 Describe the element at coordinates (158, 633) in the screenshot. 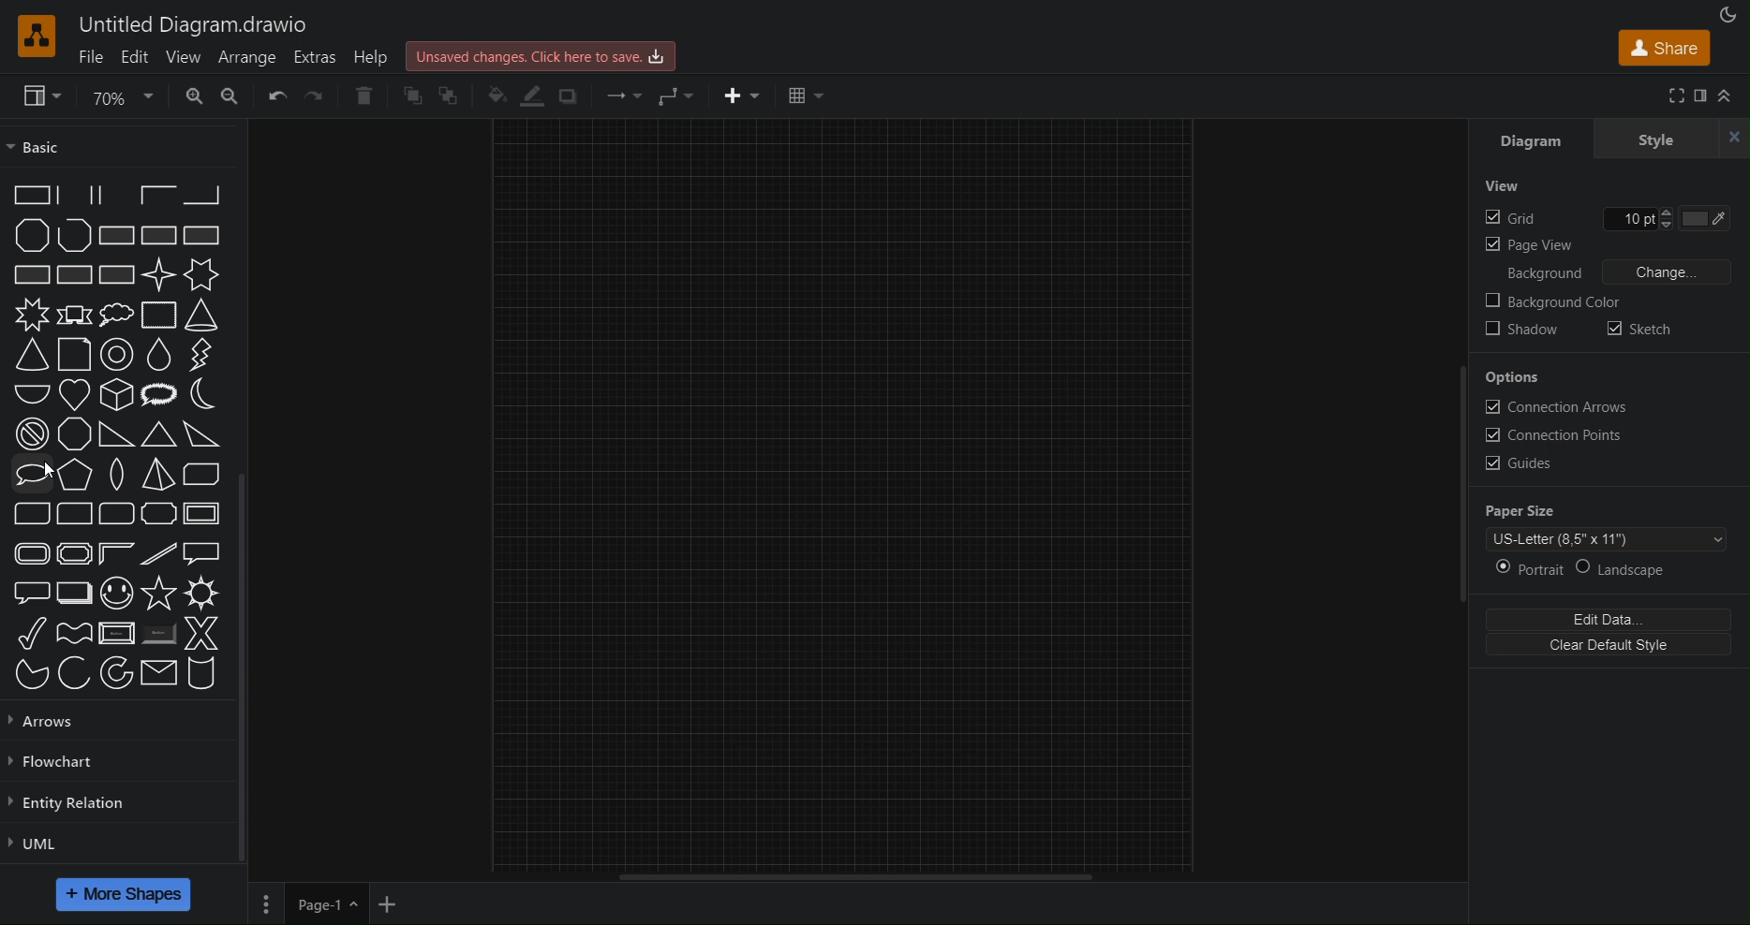

I see `Button (Shaded)` at that location.